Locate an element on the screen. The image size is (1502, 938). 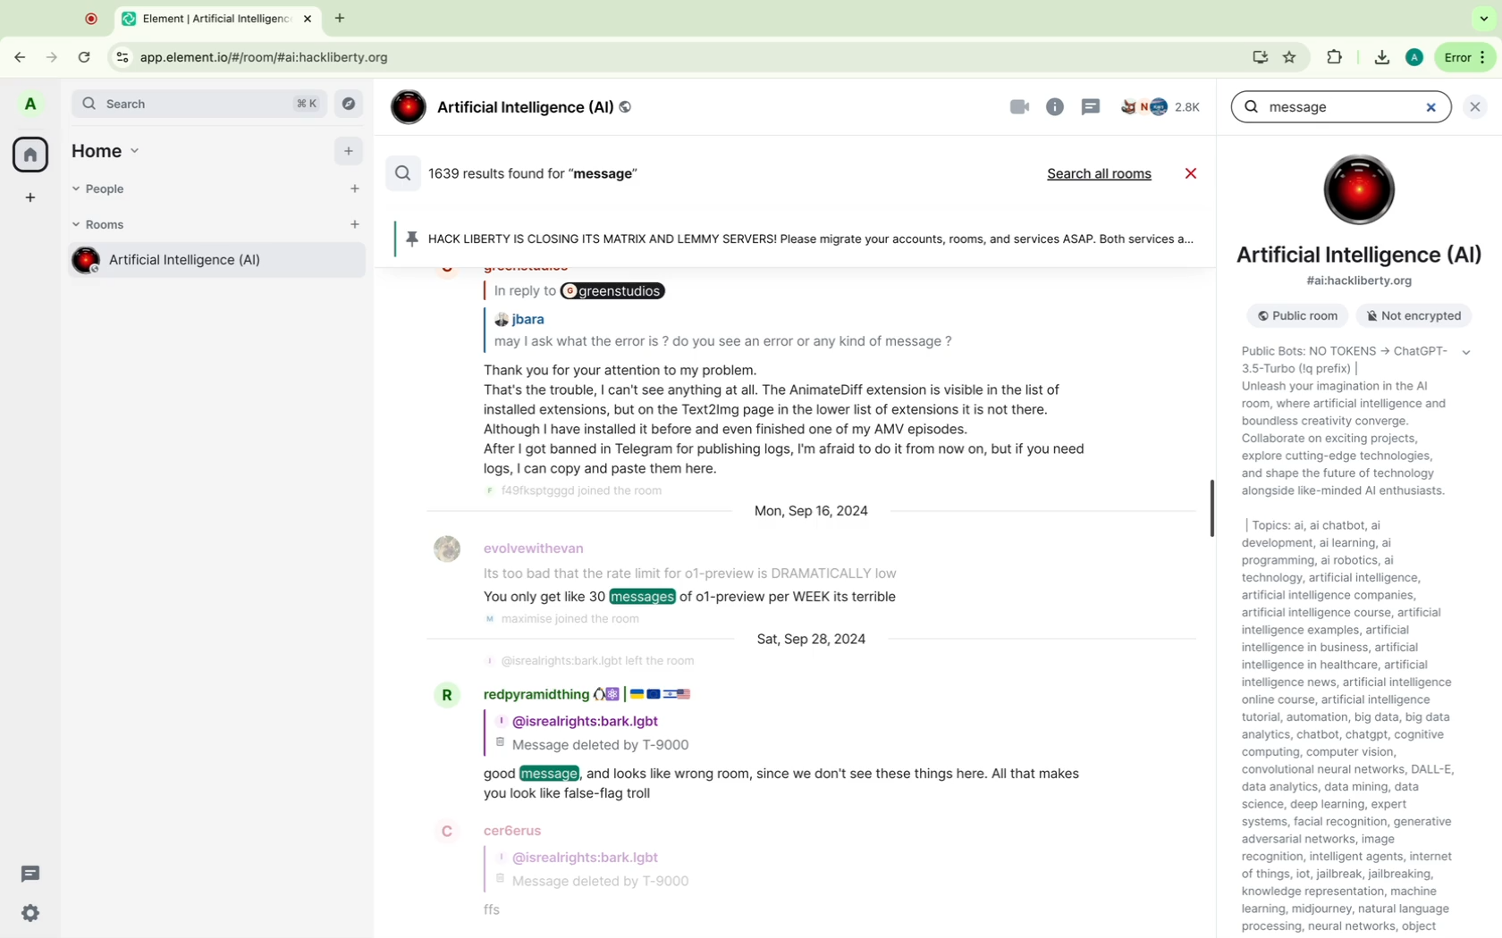
rooms is located at coordinates (105, 225).